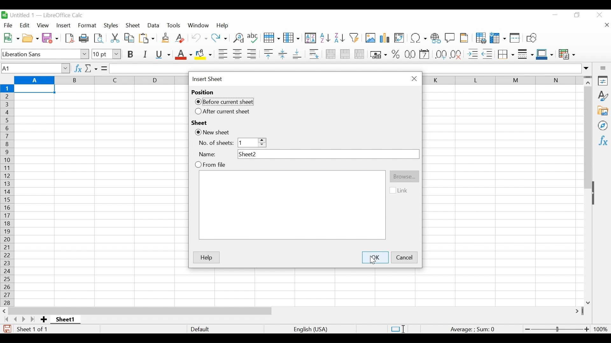  I want to click on Data, so click(154, 25).